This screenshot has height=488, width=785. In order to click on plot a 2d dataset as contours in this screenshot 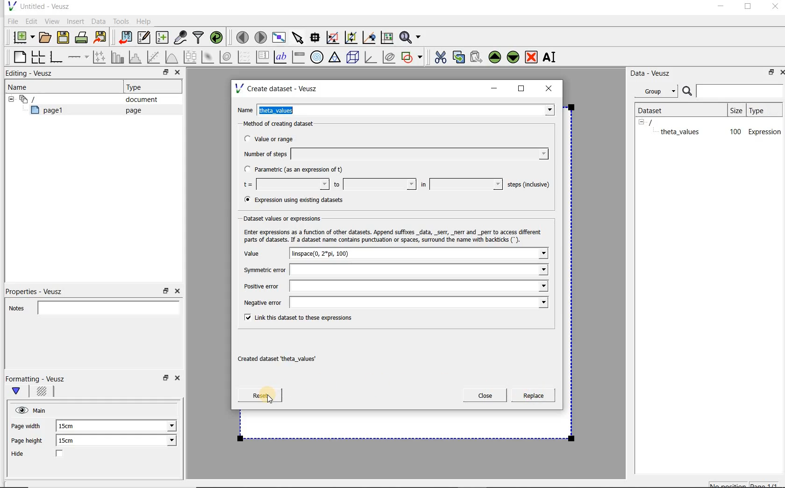, I will do `click(227, 57)`.